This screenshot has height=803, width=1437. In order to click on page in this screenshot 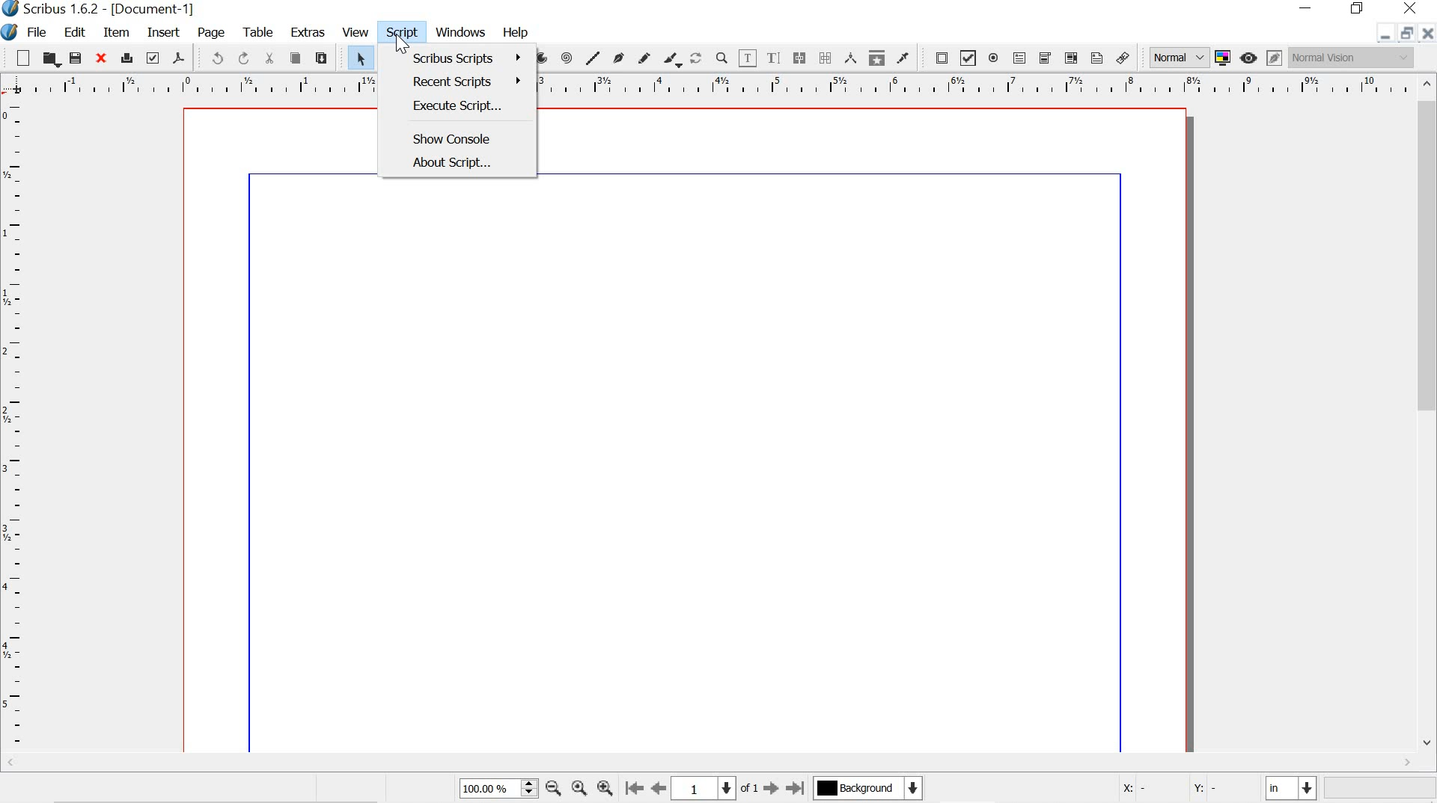, I will do `click(215, 33)`.